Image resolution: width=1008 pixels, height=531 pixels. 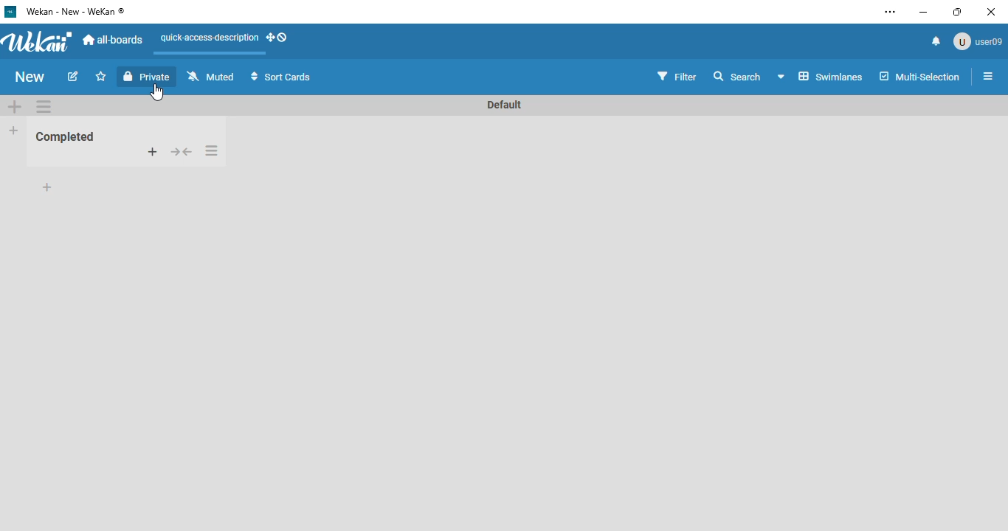 What do you see at coordinates (44, 106) in the screenshot?
I see `swimlane actions` at bounding box center [44, 106].